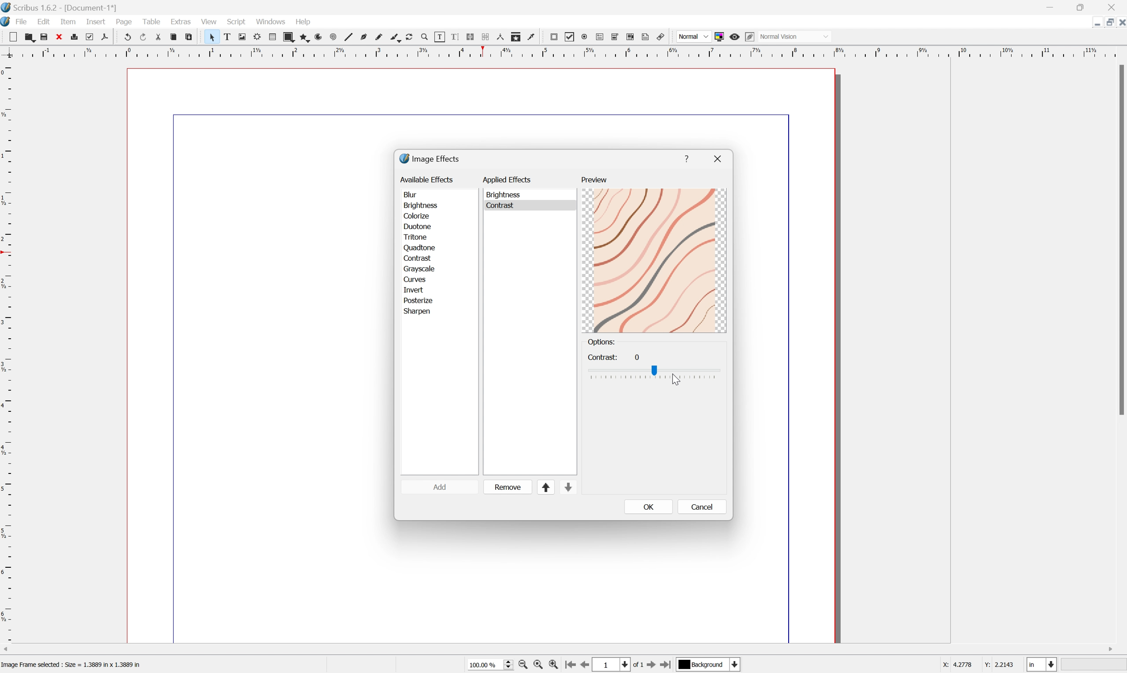  I want to click on PDF List Box, so click(632, 37).